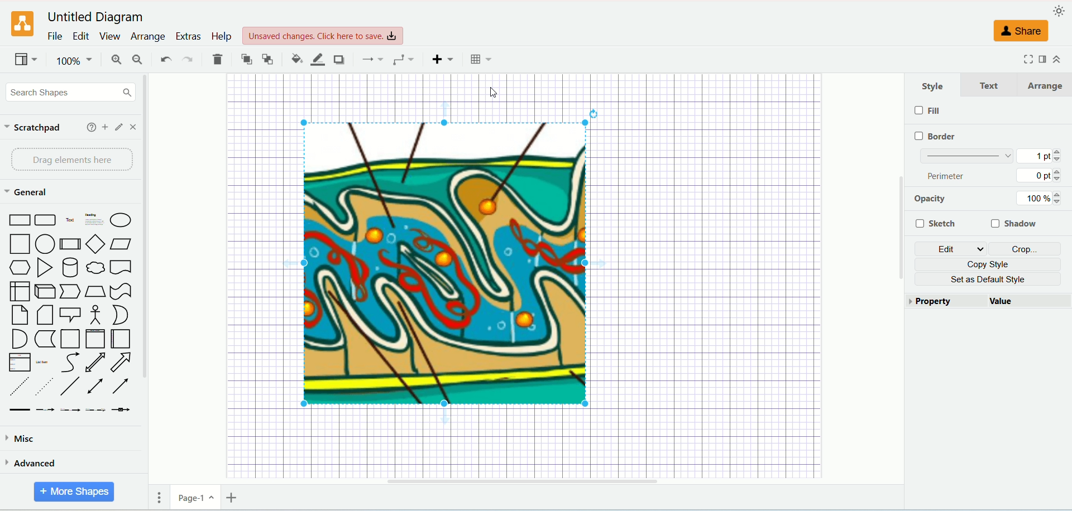 This screenshot has height=511, width=1072. Describe the element at coordinates (105, 126) in the screenshot. I see `add` at that location.